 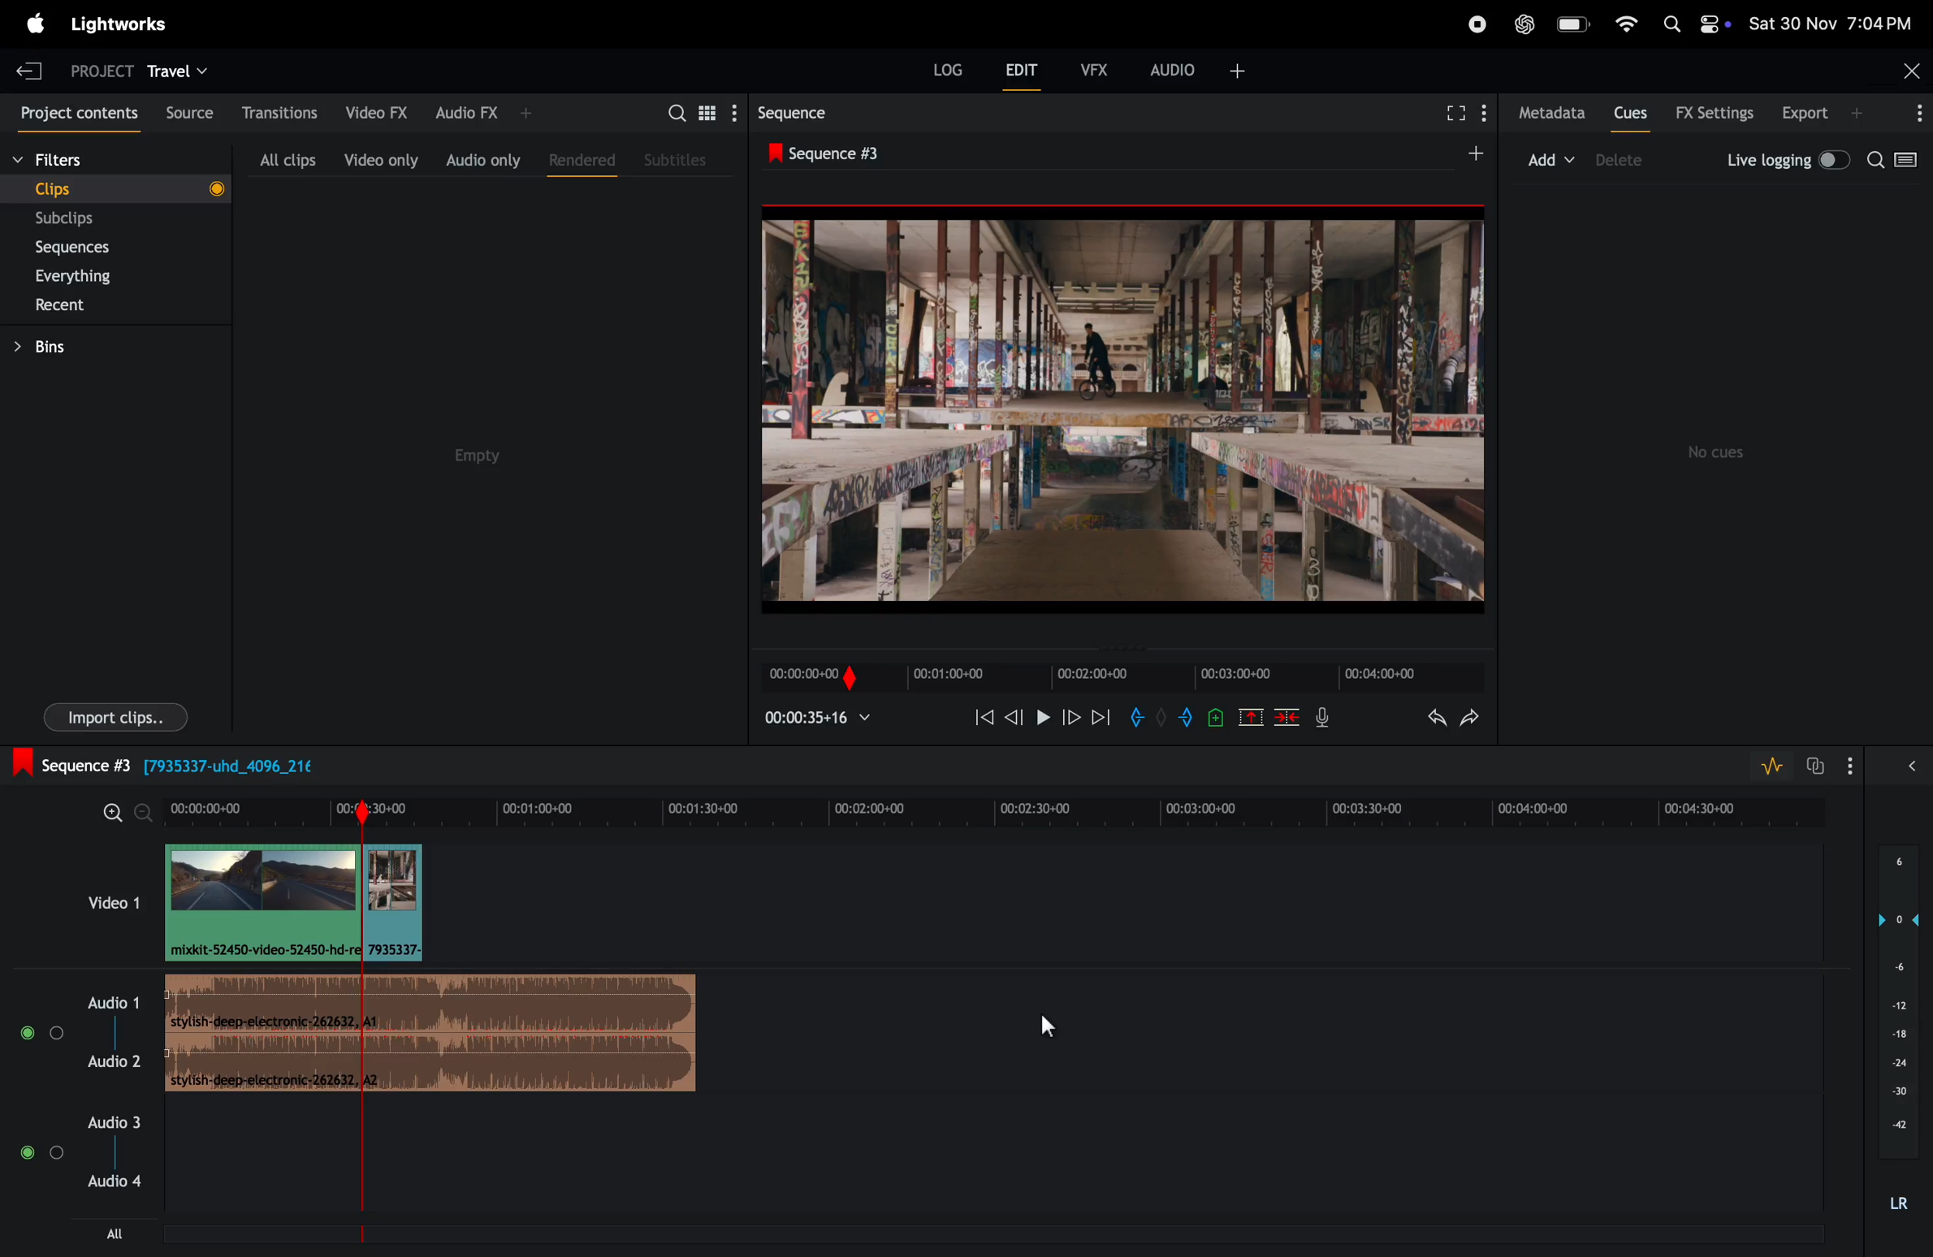 I want to click on LR, so click(x=1896, y=1203).